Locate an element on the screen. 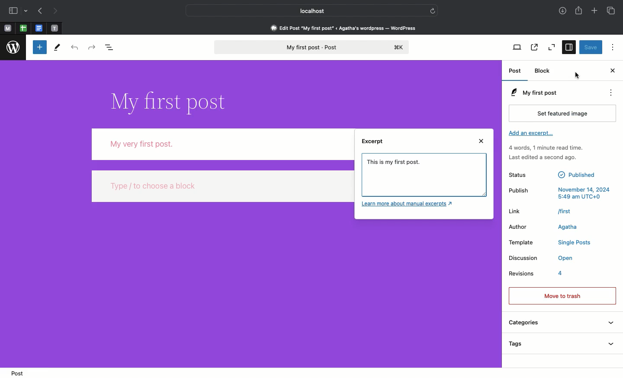  Next page is located at coordinates (58, 10).